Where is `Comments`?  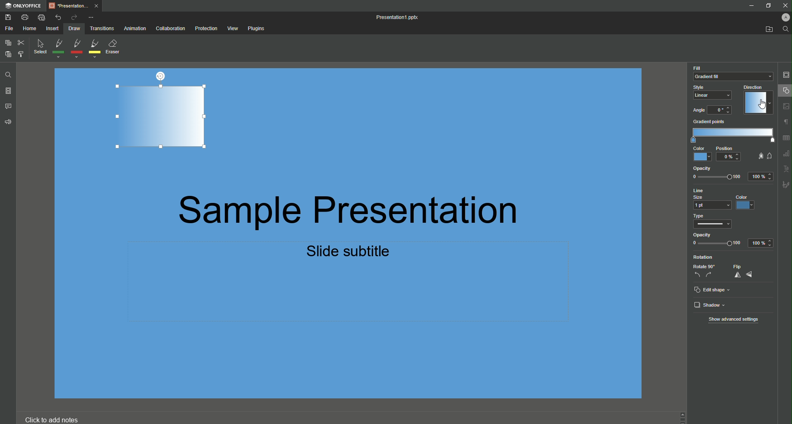
Comments is located at coordinates (10, 106).